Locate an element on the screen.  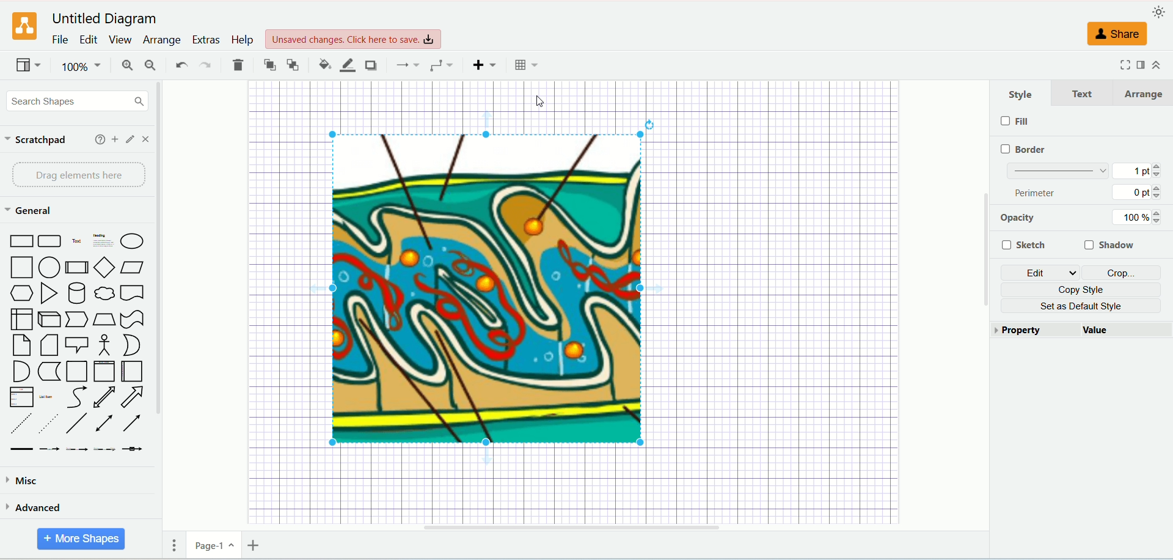
Bidirectional Connector is located at coordinates (107, 424).